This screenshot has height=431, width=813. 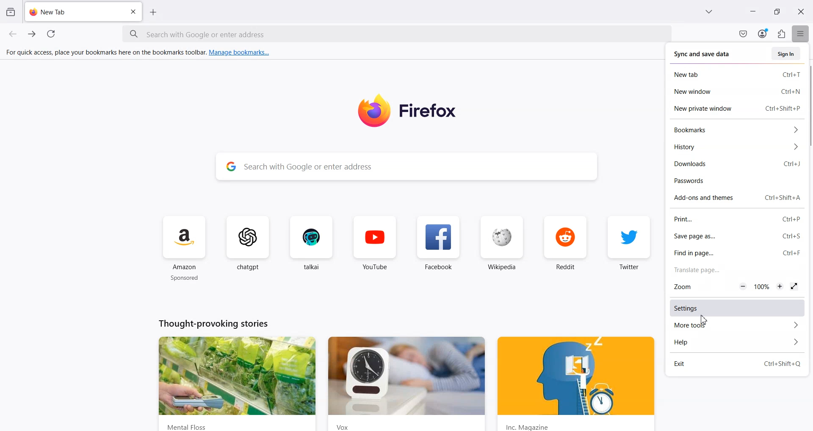 What do you see at coordinates (154, 12) in the screenshot?
I see `New Tab` at bounding box center [154, 12].